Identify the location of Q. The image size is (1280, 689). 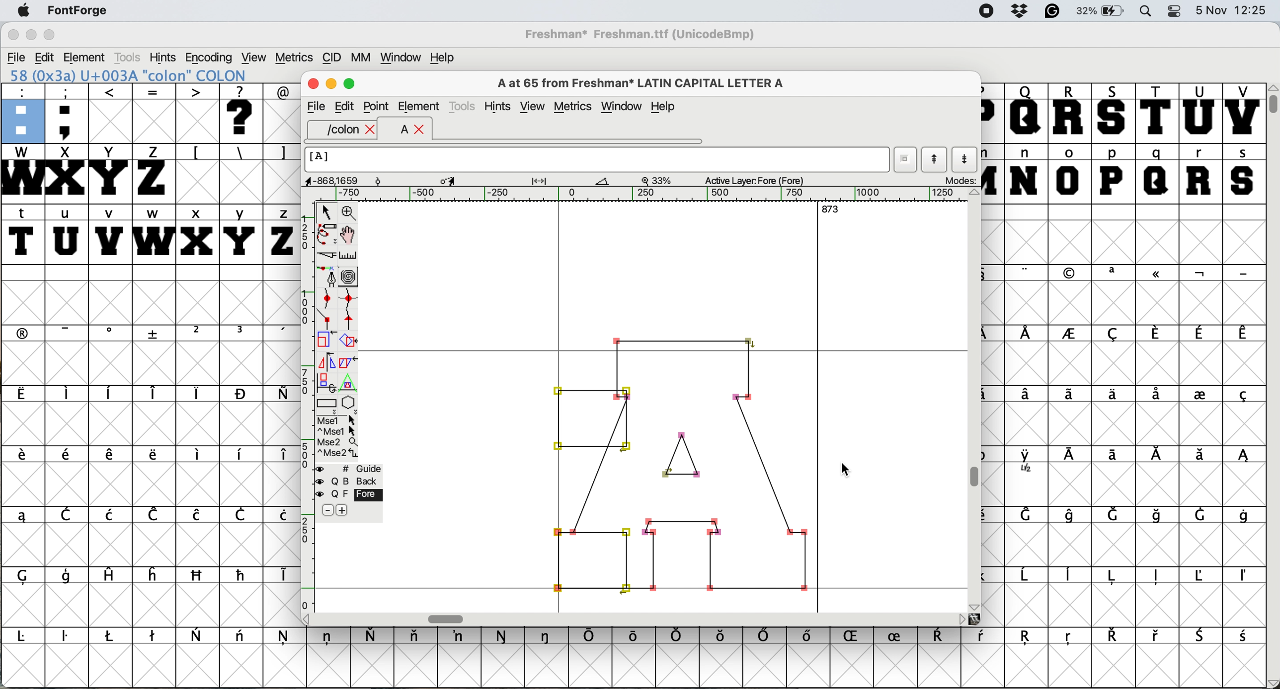
(1027, 113).